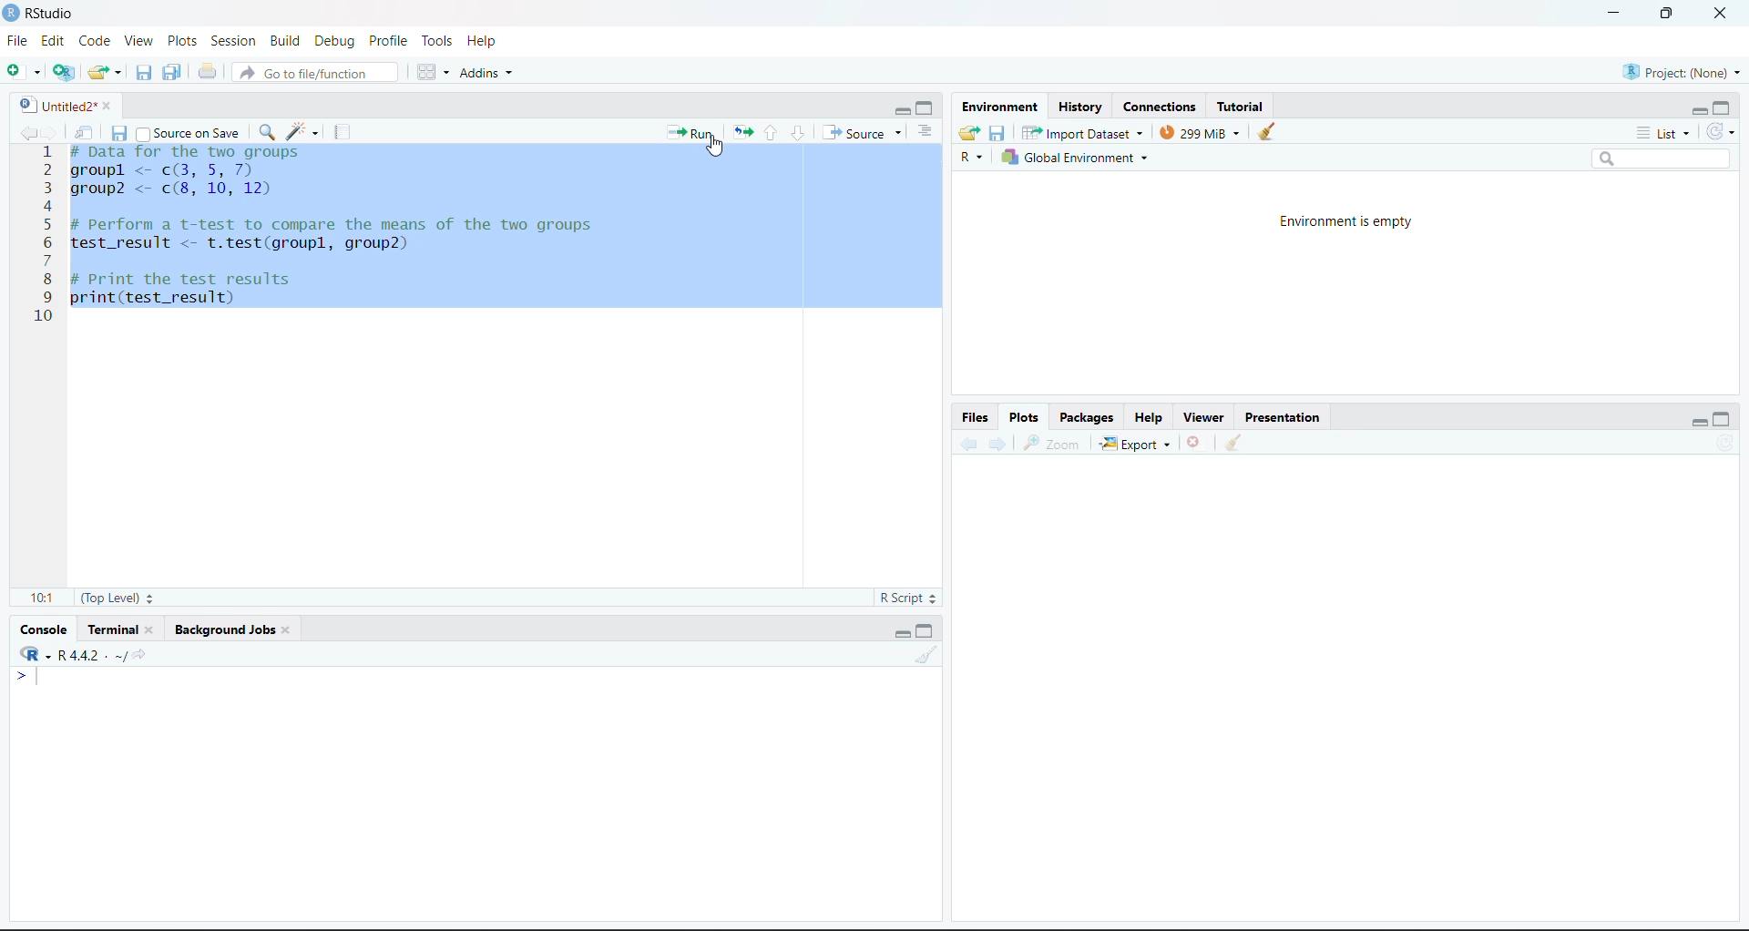 The width and height of the screenshot is (1749, 931). What do you see at coordinates (71, 317) in the screenshot?
I see `text cursor` at bounding box center [71, 317].